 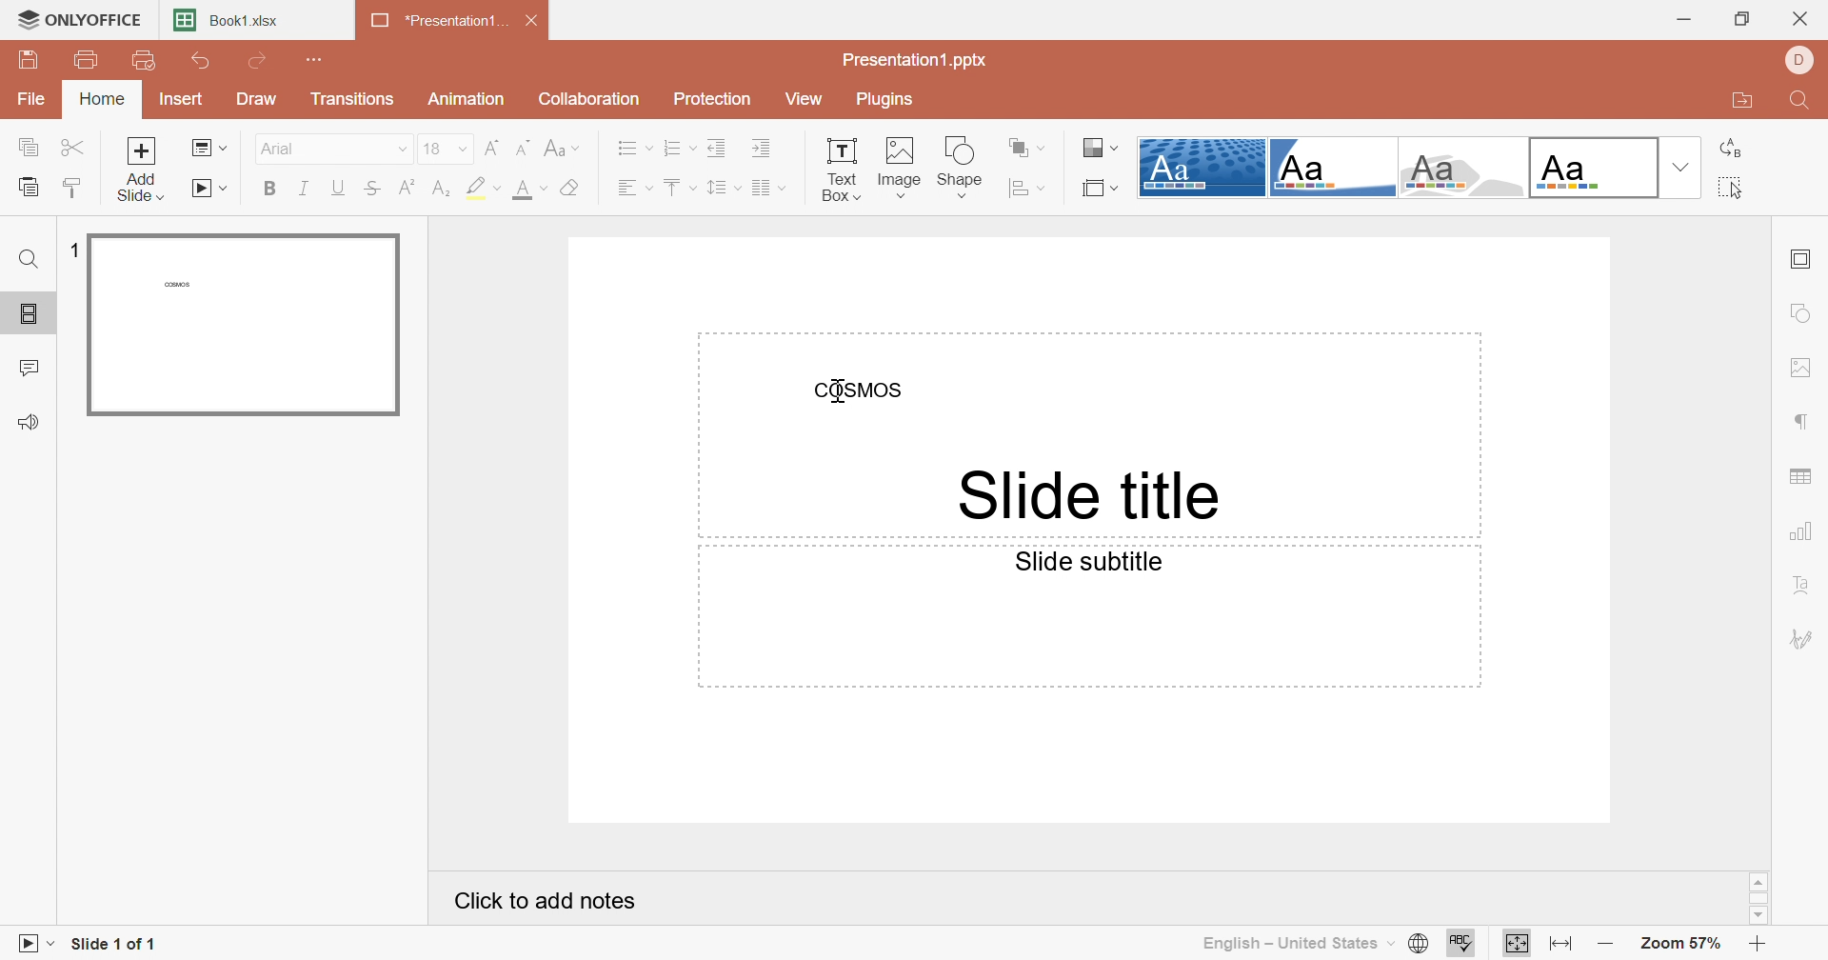 What do you see at coordinates (1462, 169) in the screenshot?
I see `Turtle` at bounding box center [1462, 169].